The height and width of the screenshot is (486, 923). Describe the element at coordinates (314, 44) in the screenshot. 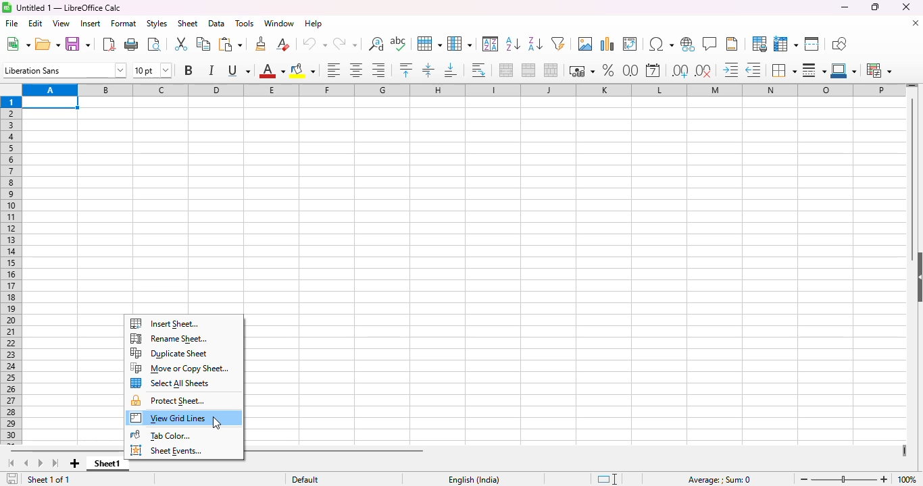

I see `undo` at that location.